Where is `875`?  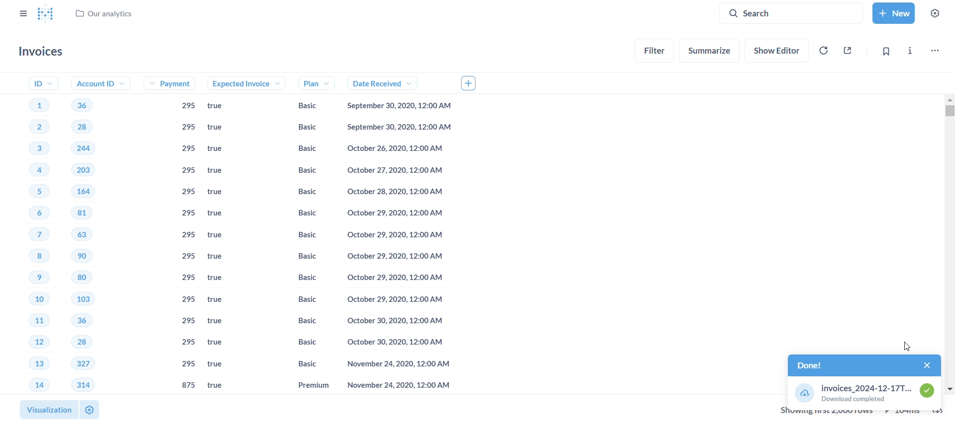
875 is located at coordinates (189, 385).